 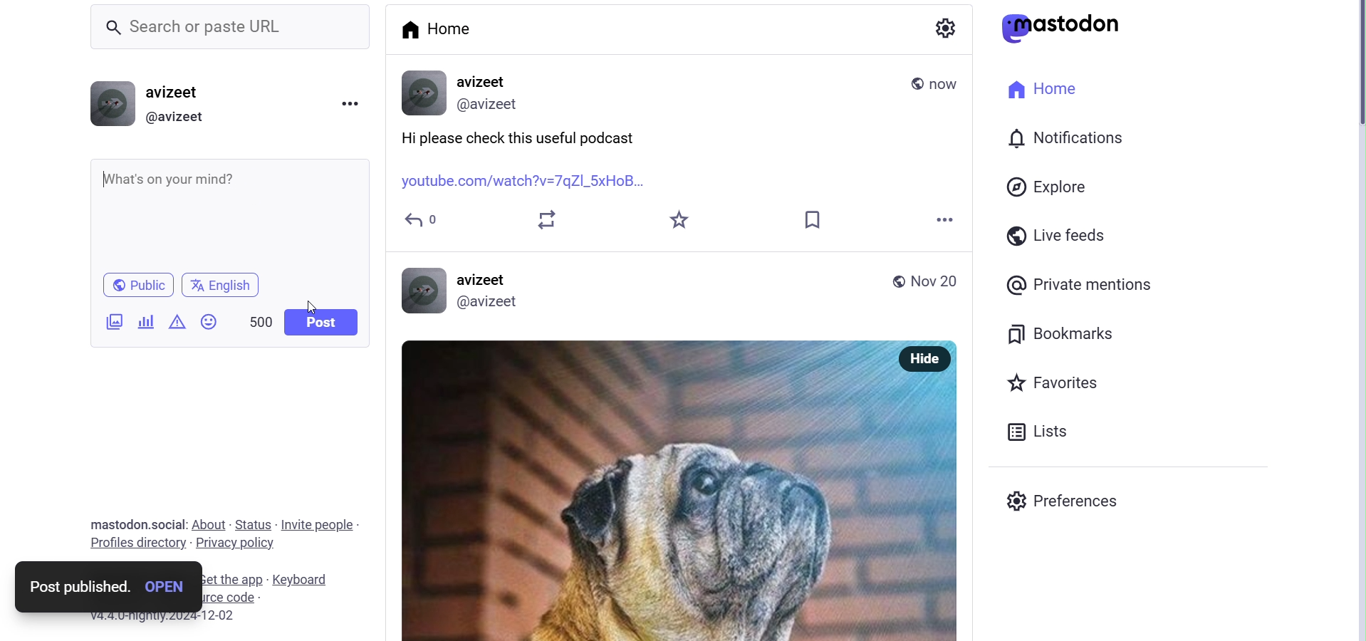 What do you see at coordinates (925, 360) in the screenshot?
I see `hide` at bounding box center [925, 360].